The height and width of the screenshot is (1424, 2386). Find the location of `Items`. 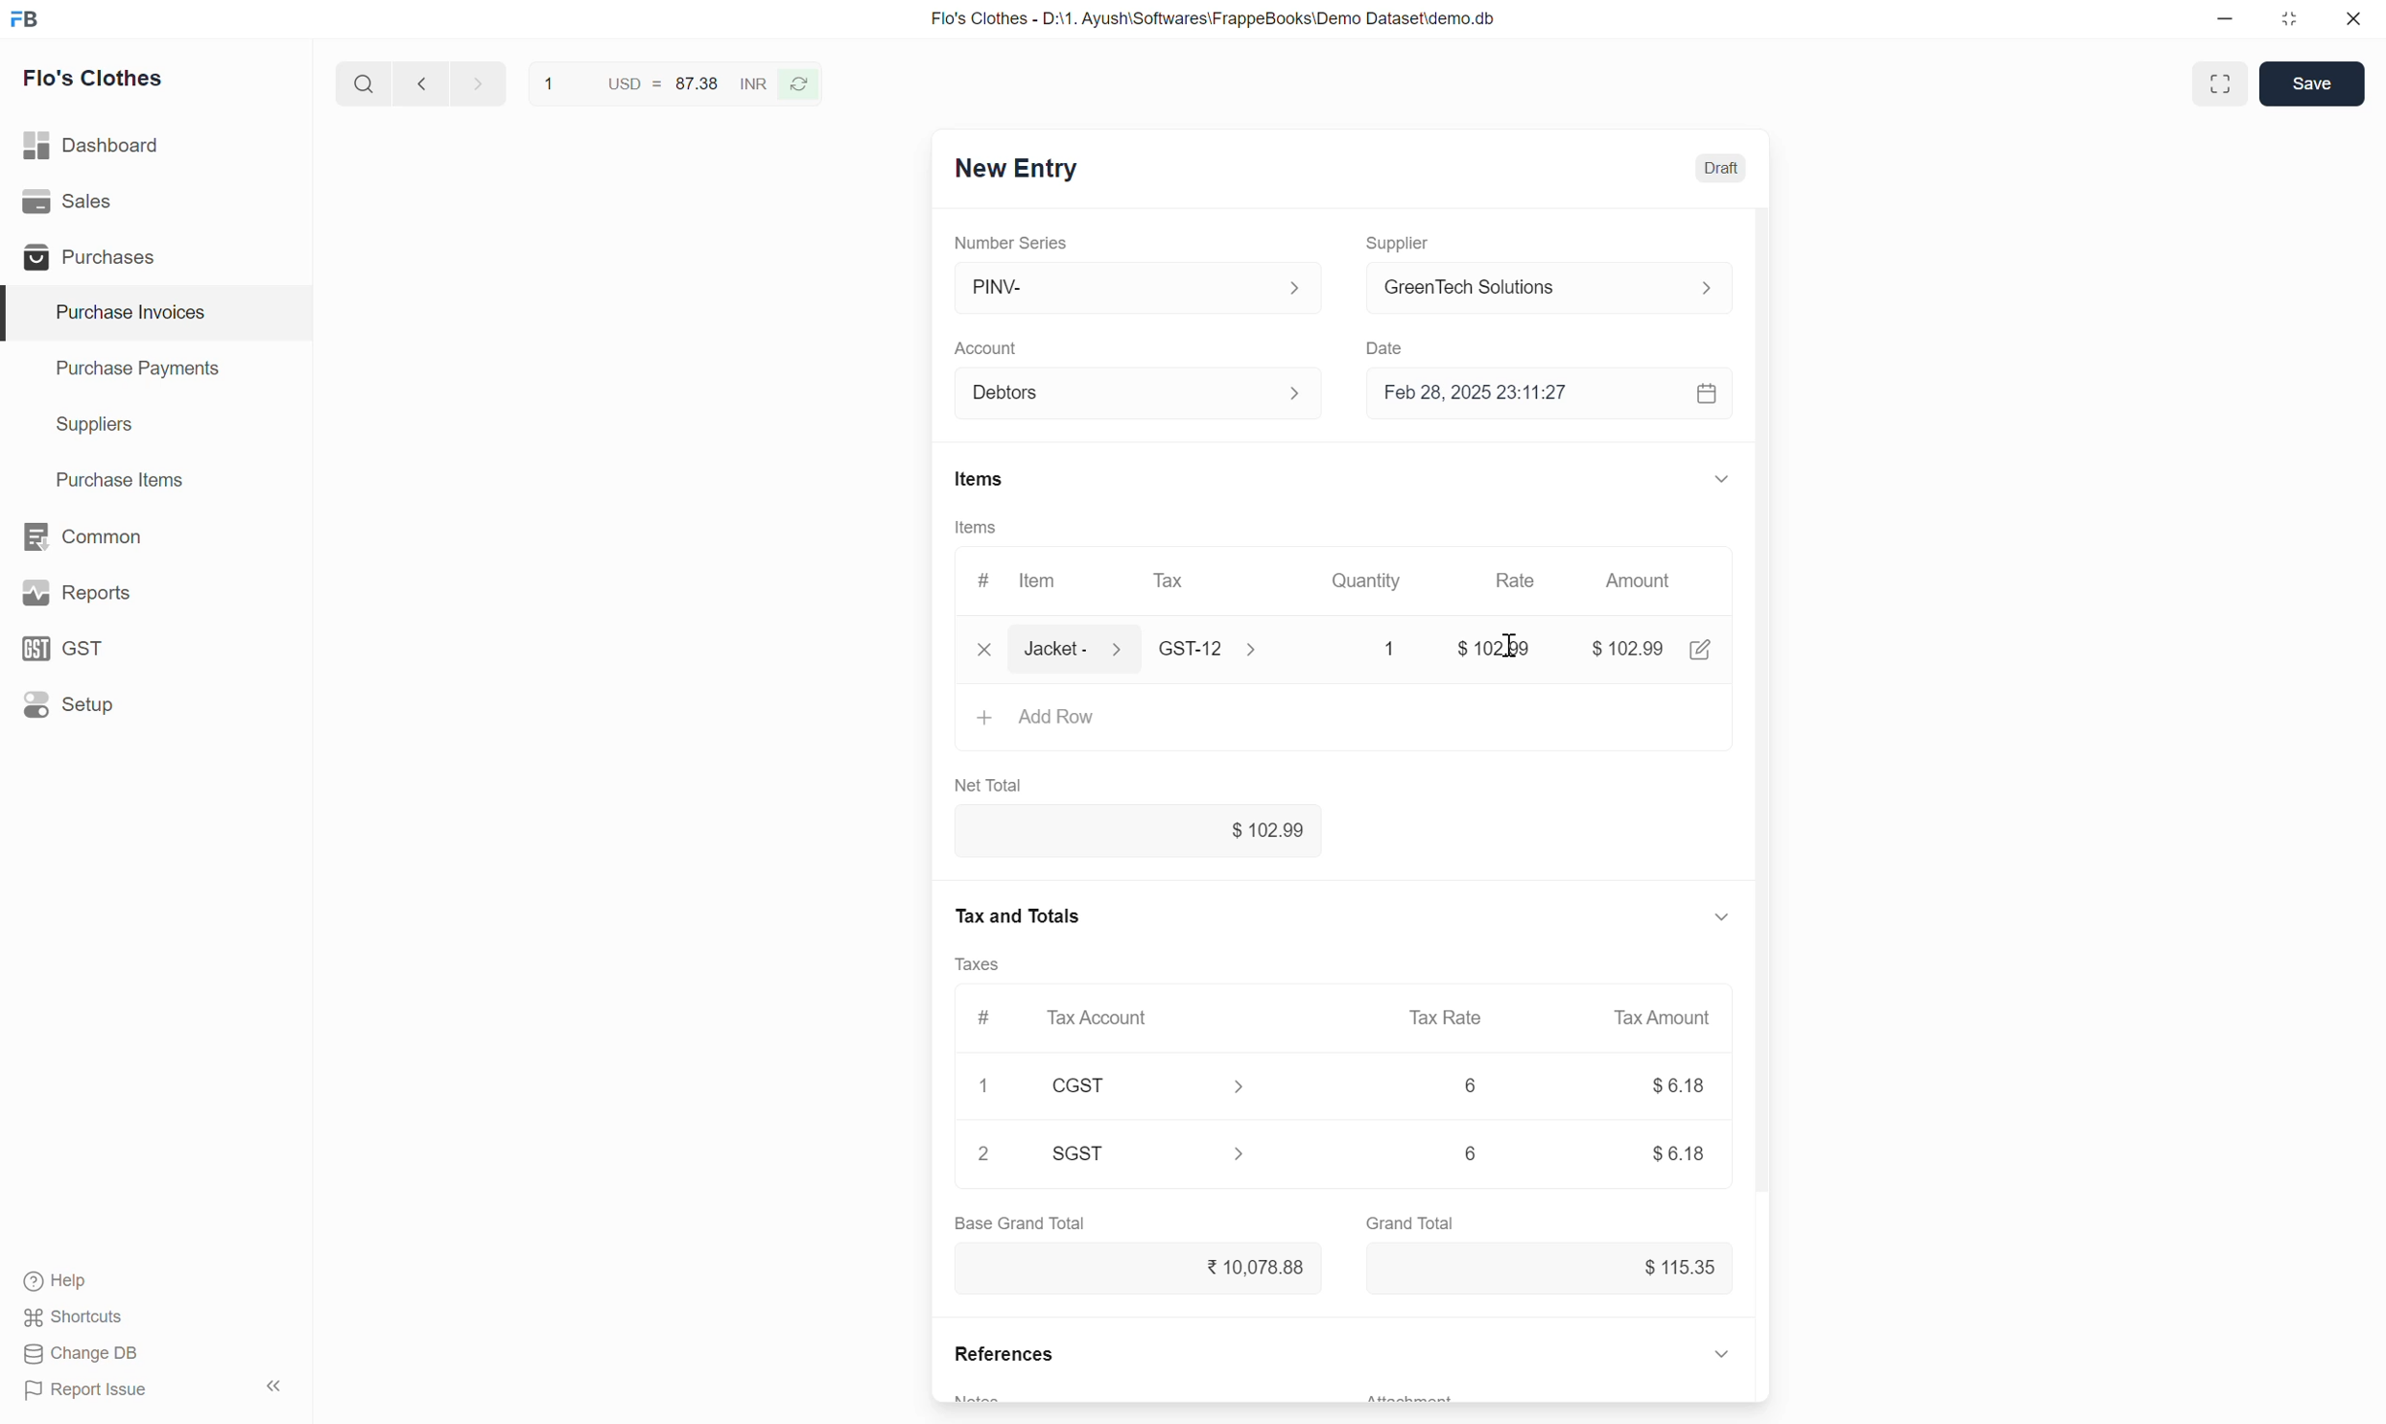

Items is located at coordinates (980, 479).